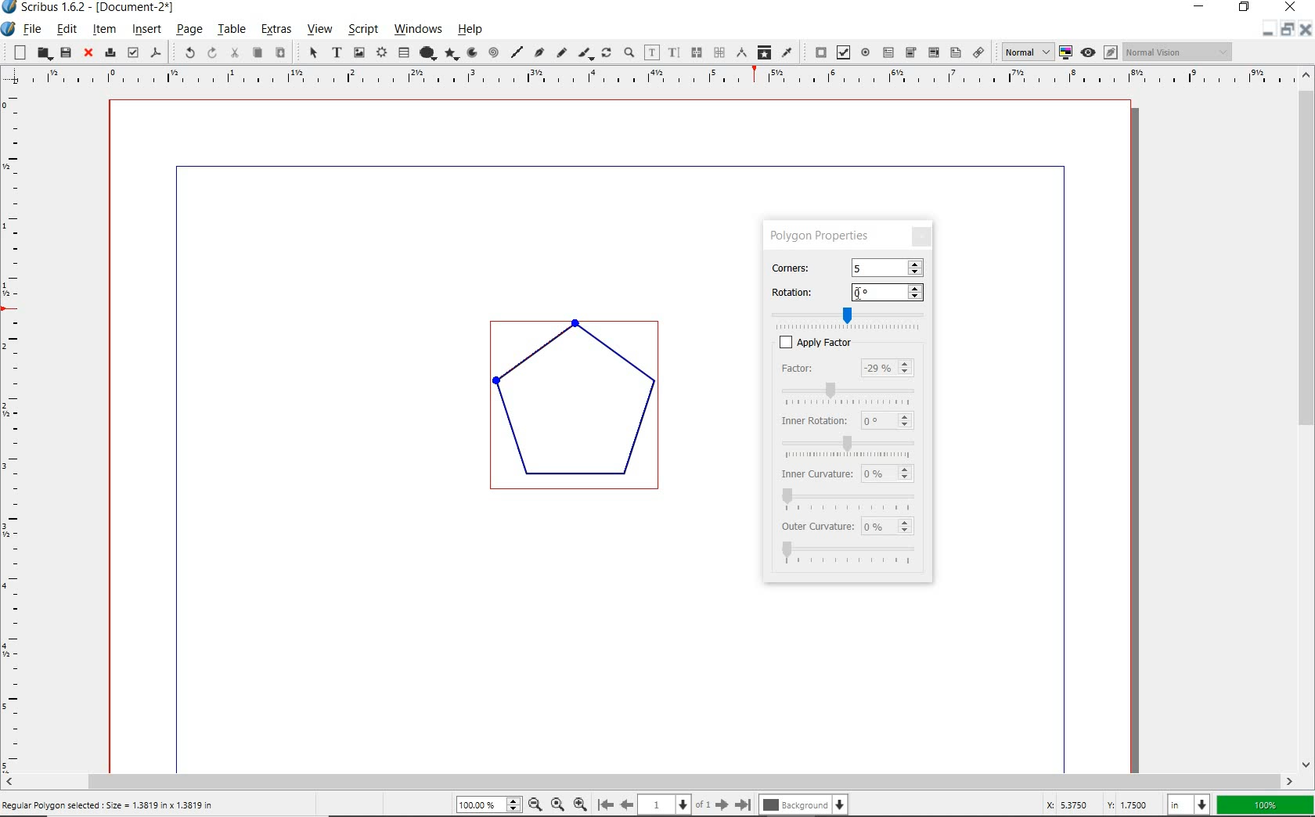 This screenshot has width=1315, height=817. What do you see at coordinates (804, 292) in the screenshot?
I see `ROTATION` at bounding box center [804, 292].